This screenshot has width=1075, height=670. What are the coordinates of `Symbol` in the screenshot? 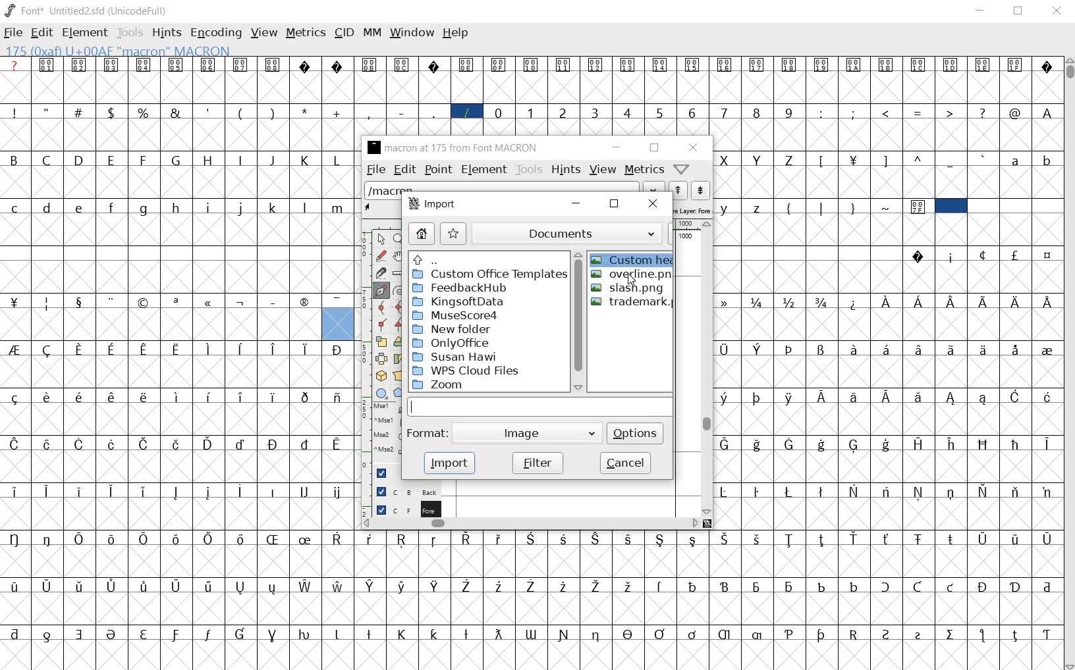 It's located at (372, 632).